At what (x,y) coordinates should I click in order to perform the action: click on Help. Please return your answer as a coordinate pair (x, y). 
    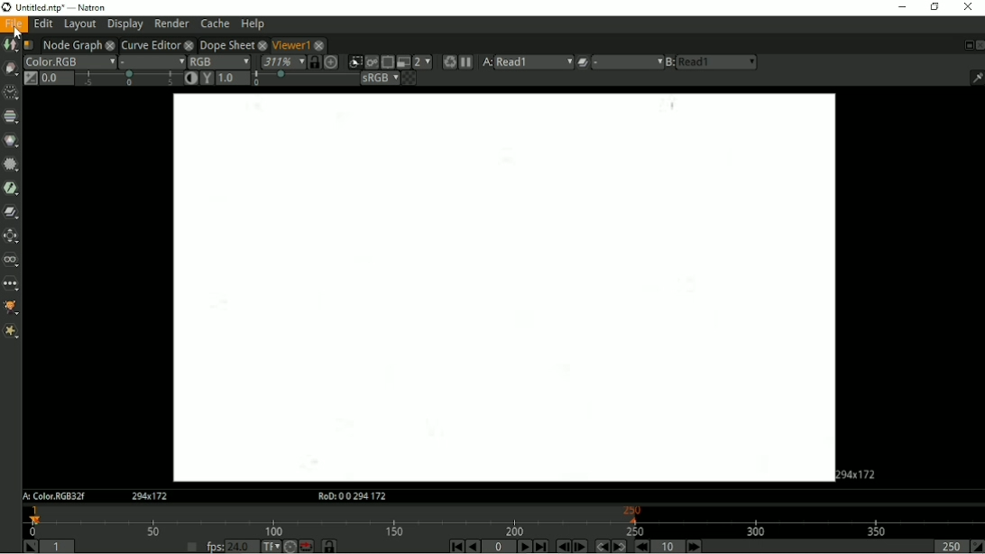
    Looking at the image, I should click on (253, 24).